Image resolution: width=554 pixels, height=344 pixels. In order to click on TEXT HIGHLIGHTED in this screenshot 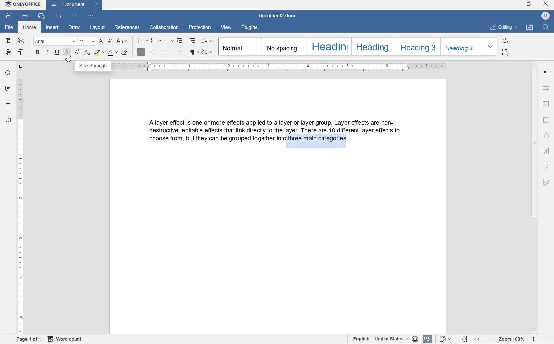, I will do `click(317, 141)`.